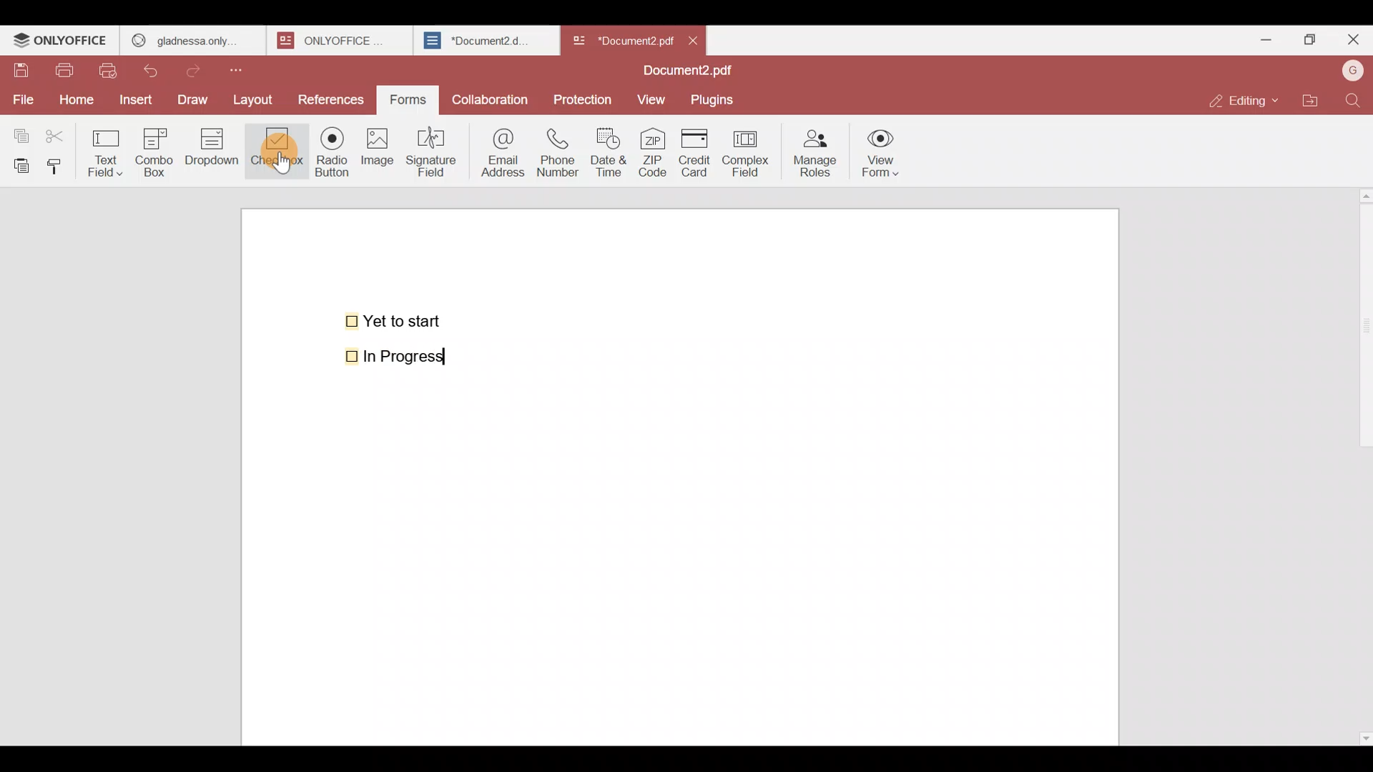 This screenshot has width=1373, height=772. I want to click on Phone number, so click(559, 153).